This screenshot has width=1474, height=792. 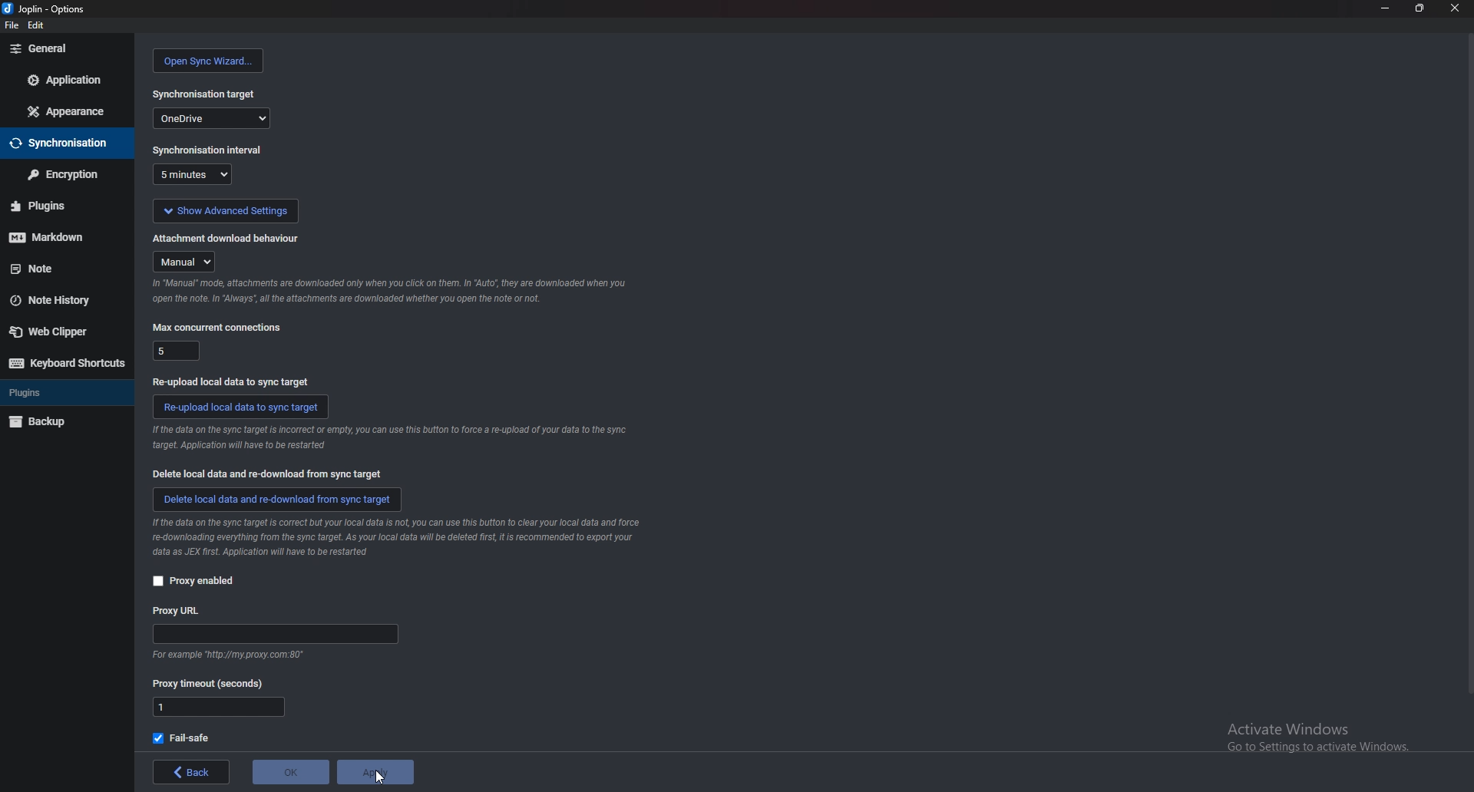 I want to click on markdown, so click(x=61, y=237).